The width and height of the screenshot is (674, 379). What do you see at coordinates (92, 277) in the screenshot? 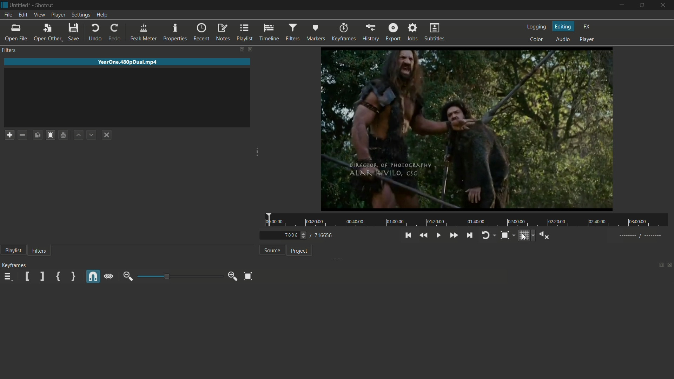
I see `snap` at bounding box center [92, 277].